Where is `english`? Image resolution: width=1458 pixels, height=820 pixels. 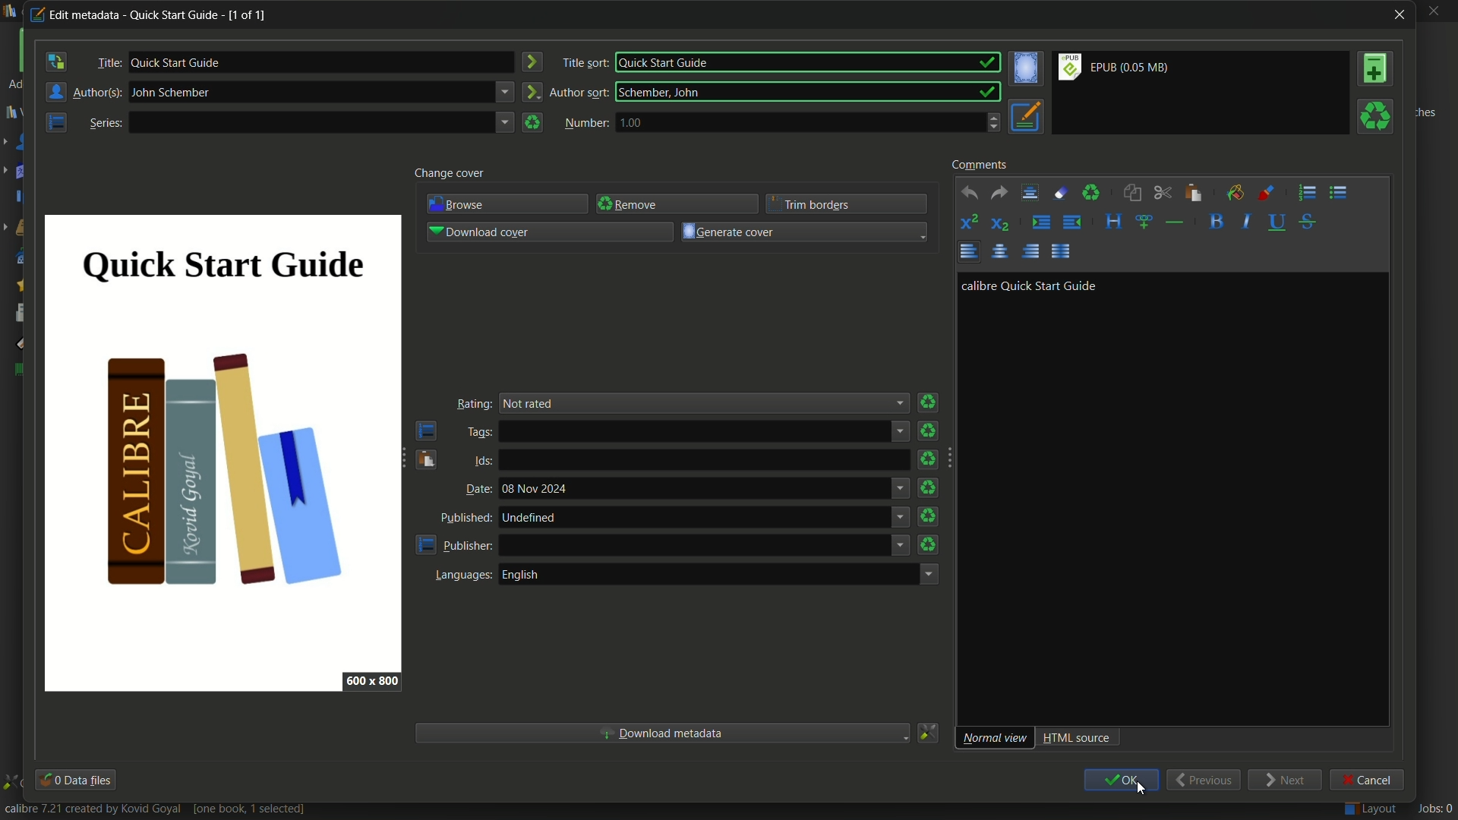
english is located at coordinates (523, 575).